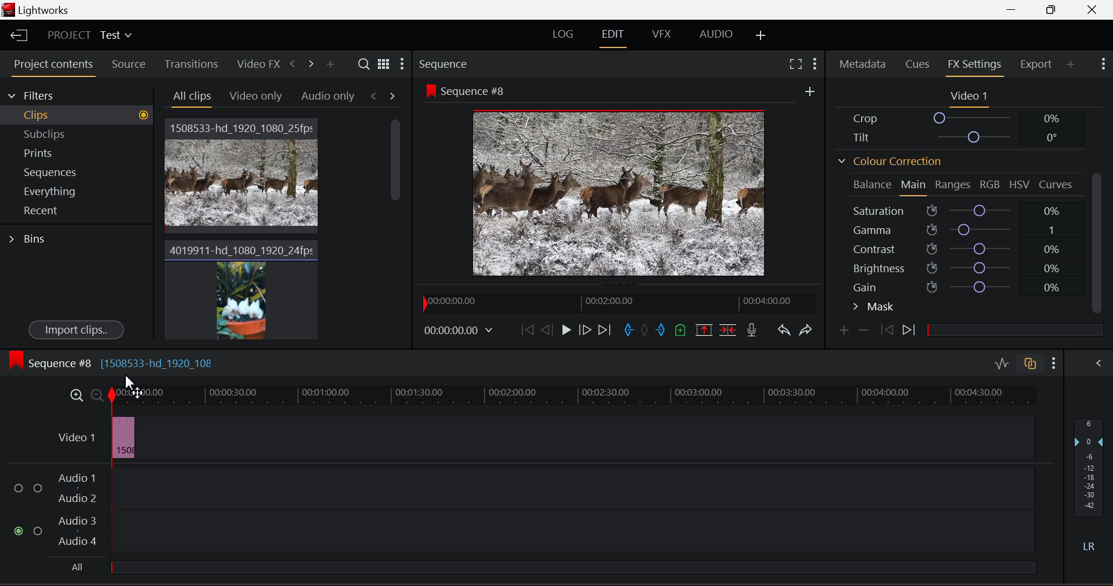  Describe the element at coordinates (1002, 363) in the screenshot. I see `Audio Level Editing` at that location.